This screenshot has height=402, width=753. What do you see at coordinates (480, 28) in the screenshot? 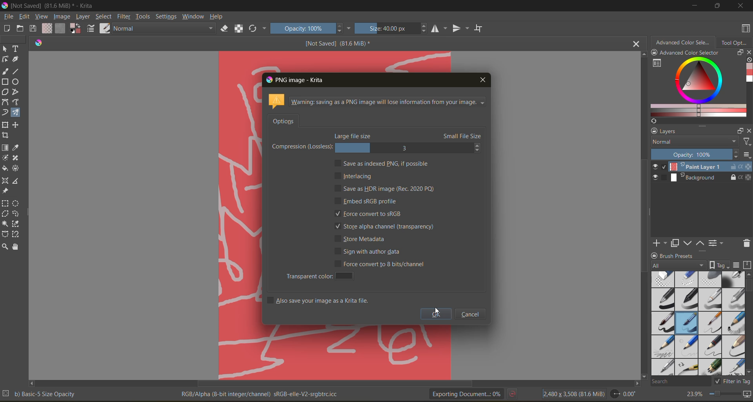
I see `wrap around mode` at bounding box center [480, 28].